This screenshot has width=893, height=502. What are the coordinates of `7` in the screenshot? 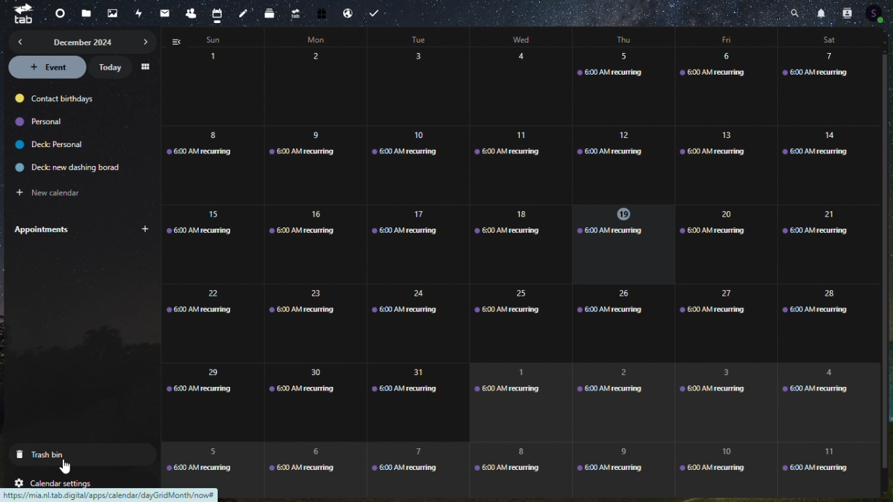 It's located at (409, 469).